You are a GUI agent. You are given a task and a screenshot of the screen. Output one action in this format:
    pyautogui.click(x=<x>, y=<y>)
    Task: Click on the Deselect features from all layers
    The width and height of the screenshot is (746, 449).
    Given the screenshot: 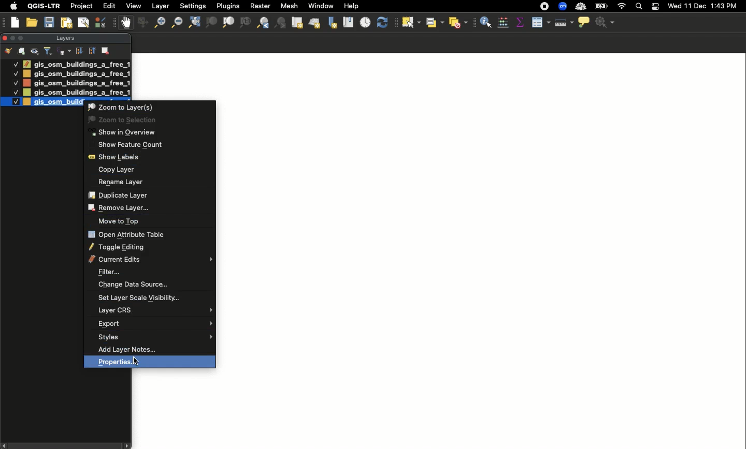 What is the action you would take?
    pyautogui.click(x=459, y=23)
    